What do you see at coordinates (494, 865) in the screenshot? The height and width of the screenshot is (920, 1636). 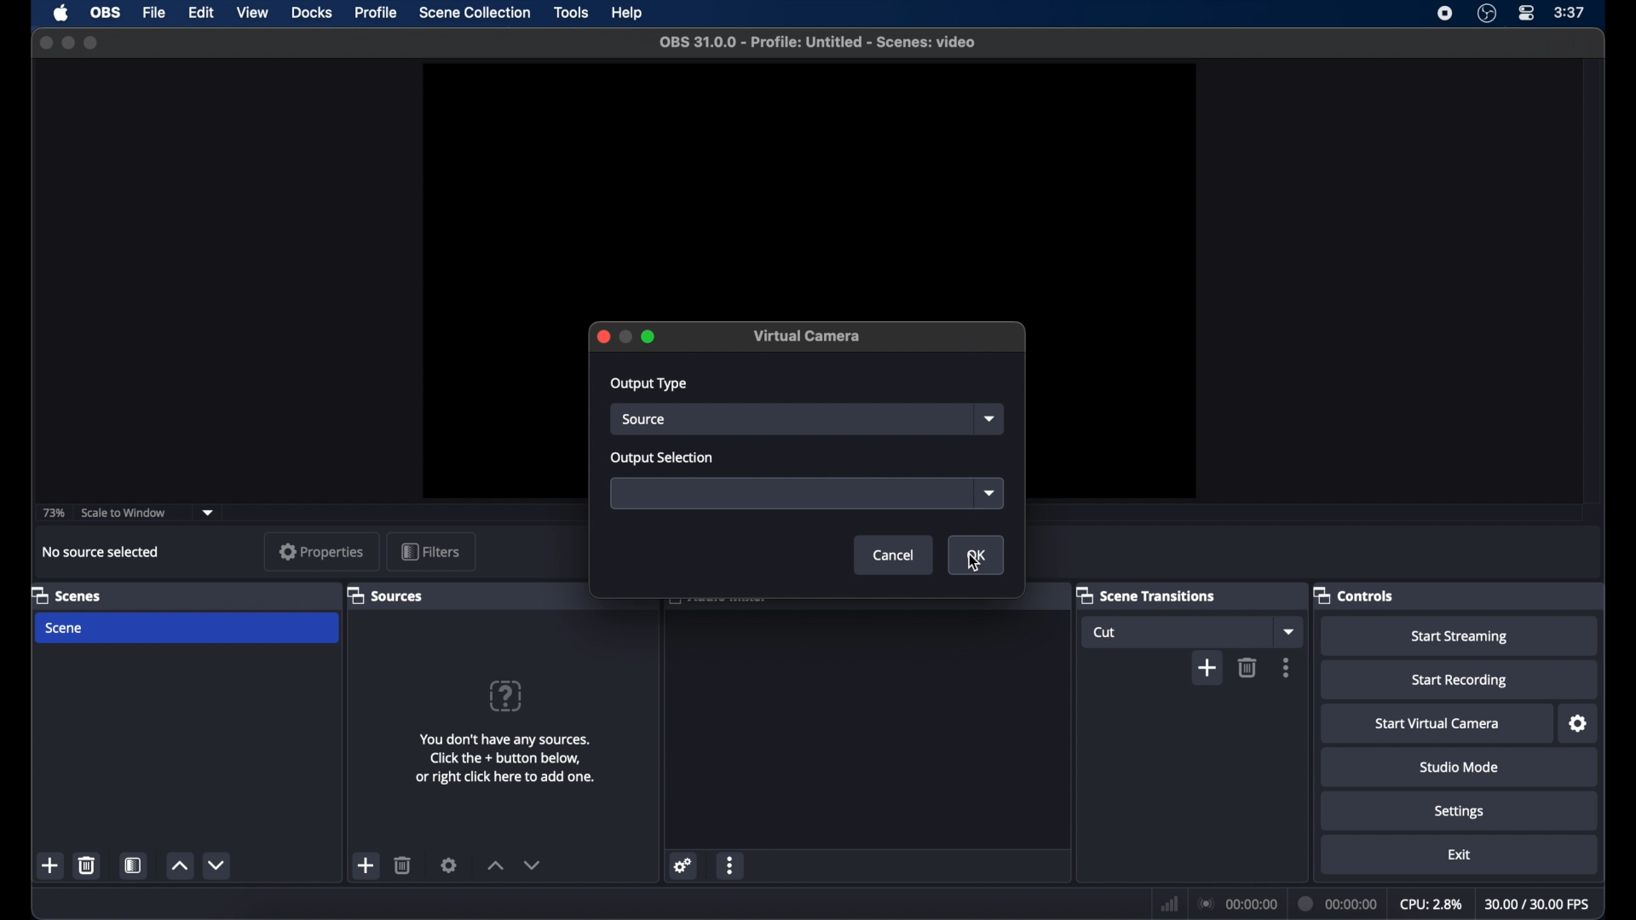 I see `increment` at bounding box center [494, 865].